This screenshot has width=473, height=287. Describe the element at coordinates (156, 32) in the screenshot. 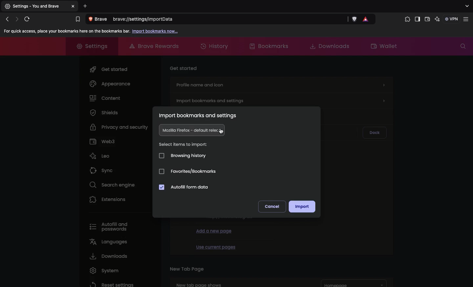

I see `Import bookmarks now` at that location.